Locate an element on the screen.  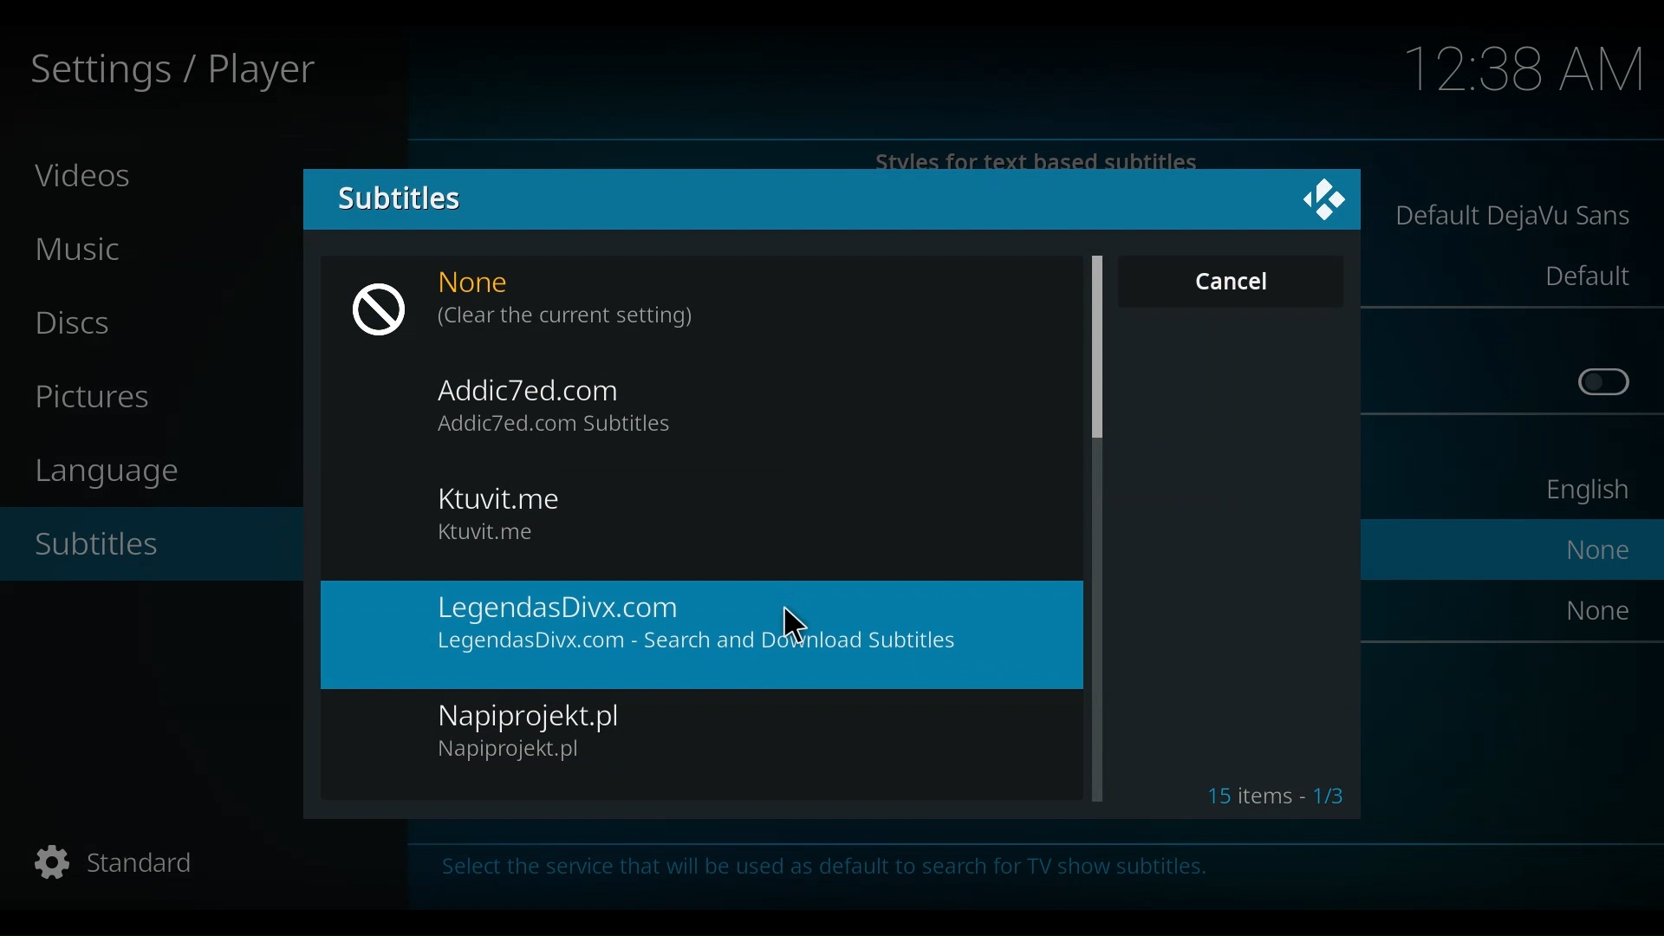
time is located at coordinates (1526, 71).